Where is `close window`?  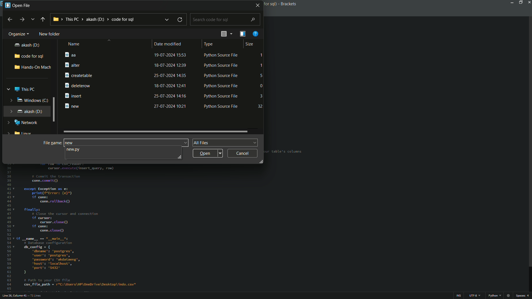
close window is located at coordinates (258, 5).